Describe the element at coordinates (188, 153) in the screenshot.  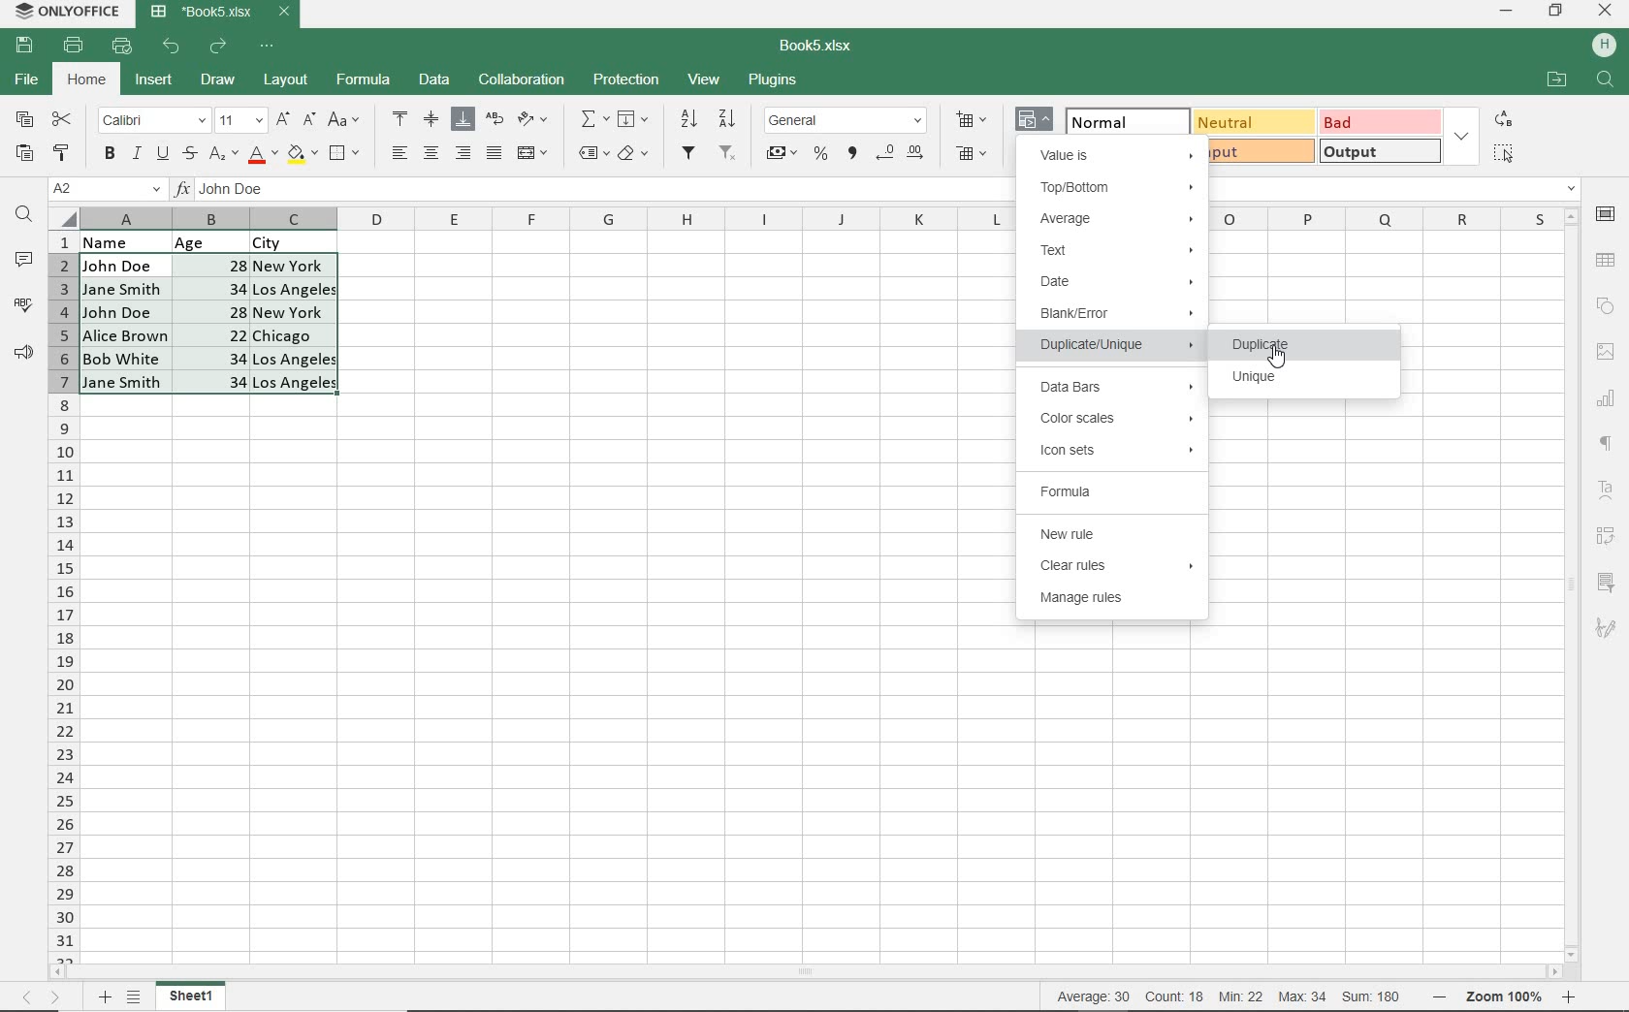
I see `STRIKETHROUGH` at that location.